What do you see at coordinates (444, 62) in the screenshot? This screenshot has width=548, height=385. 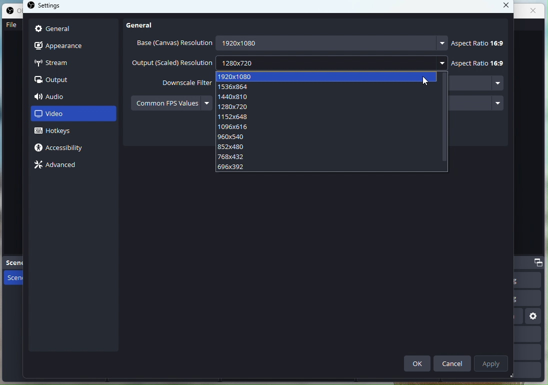 I see `more options` at bounding box center [444, 62].